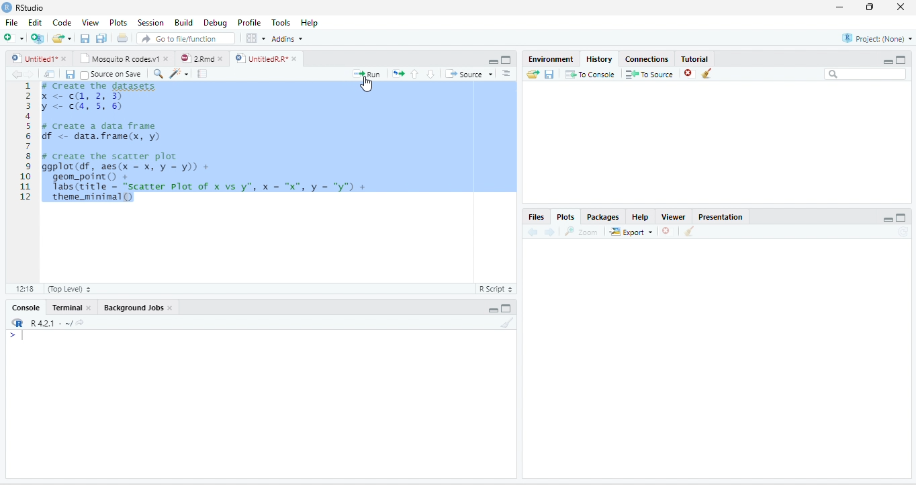  Describe the element at coordinates (70, 75) in the screenshot. I see `Save current document` at that location.